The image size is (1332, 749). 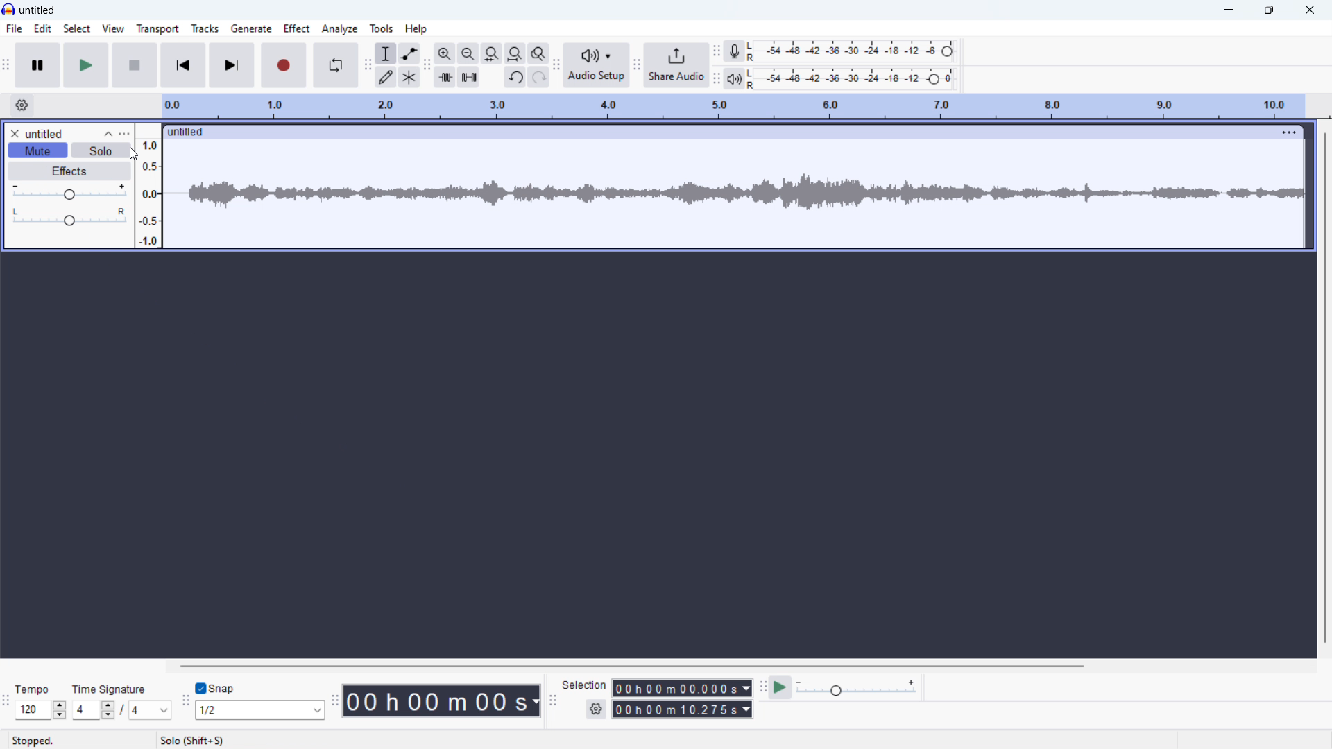 What do you see at coordinates (368, 65) in the screenshot?
I see `tools toolbar` at bounding box center [368, 65].